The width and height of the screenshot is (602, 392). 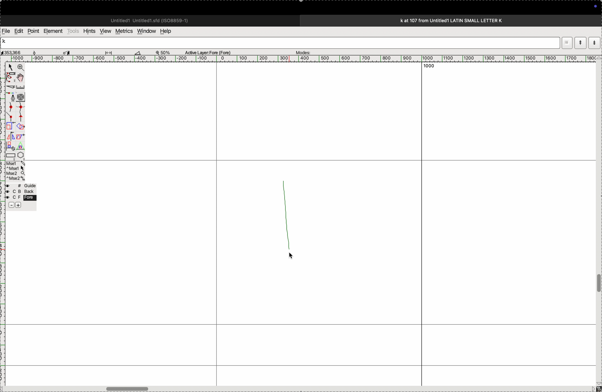 What do you see at coordinates (22, 97) in the screenshot?
I see `circles` at bounding box center [22, 97].